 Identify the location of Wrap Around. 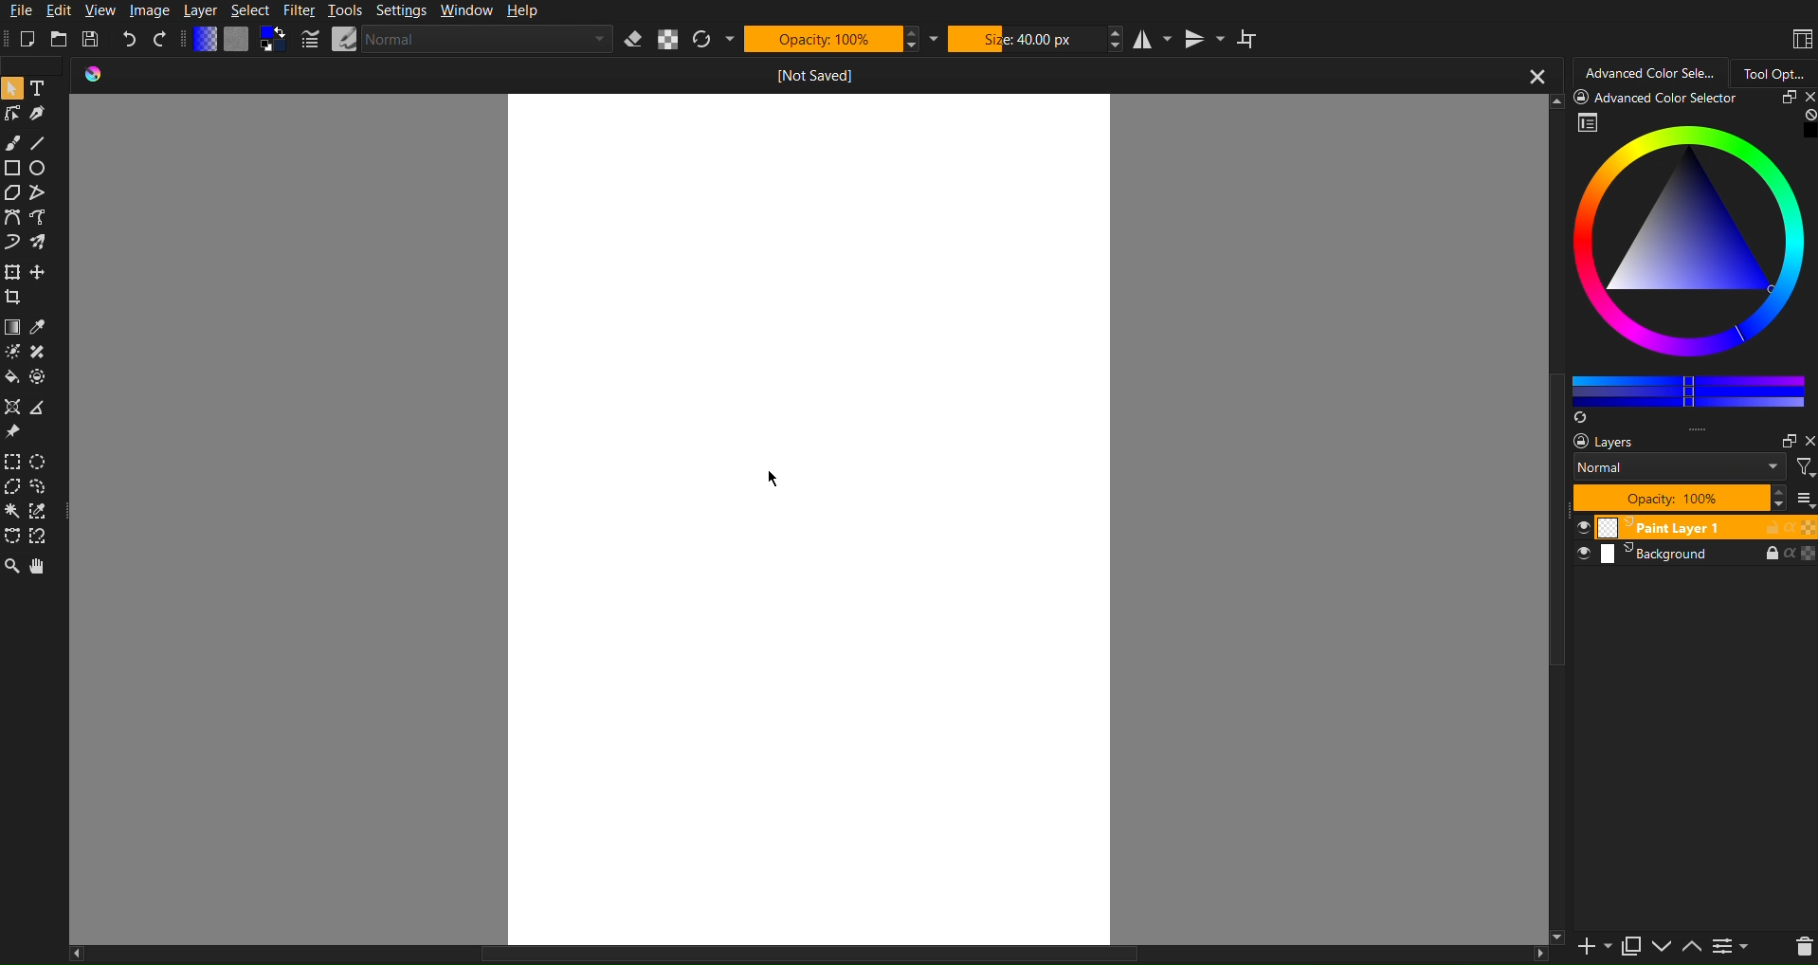
(1250, 38).